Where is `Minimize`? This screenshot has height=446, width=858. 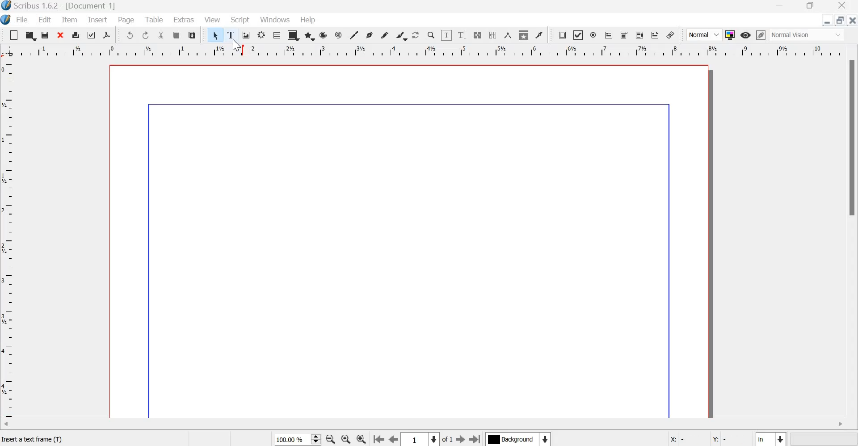
Minimize is located at coordinates (780, 6).